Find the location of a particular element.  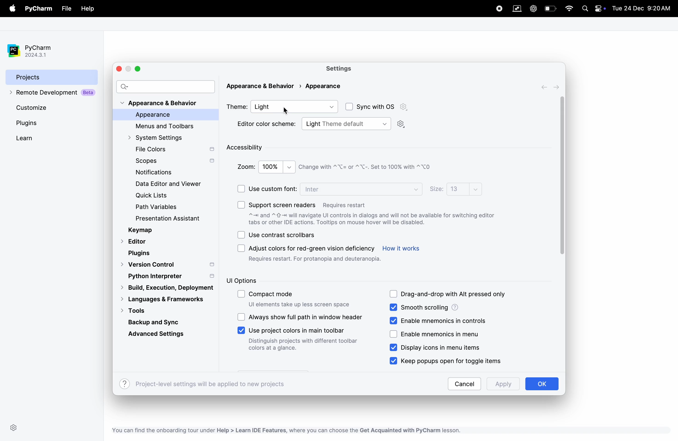

system settings is located at coordinates (160, 138).